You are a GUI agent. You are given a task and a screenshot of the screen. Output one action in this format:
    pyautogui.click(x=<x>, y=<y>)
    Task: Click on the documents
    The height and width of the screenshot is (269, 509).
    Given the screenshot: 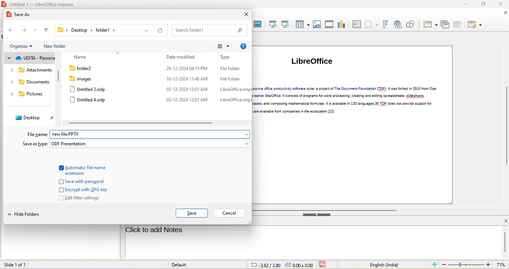 What is the action you would take?
    pyautogui.click(x=30, y=83)
    